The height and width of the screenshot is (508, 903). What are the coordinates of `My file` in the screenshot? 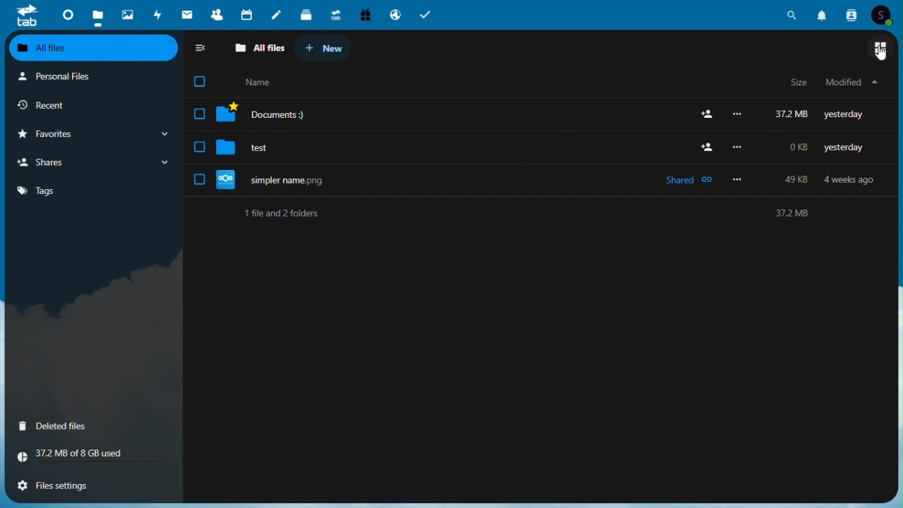 It's located at (852, 85).